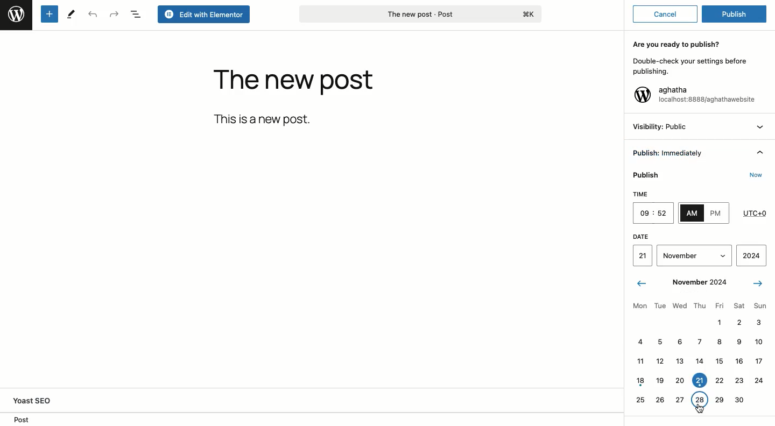 The image size is (775, 426). Describe the element at coordinates (640, 381) in the screenshot. I see `18` at that location.